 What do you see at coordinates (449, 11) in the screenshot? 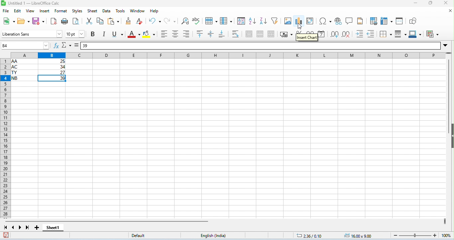
I see `close` at bounding box center [449, 11].